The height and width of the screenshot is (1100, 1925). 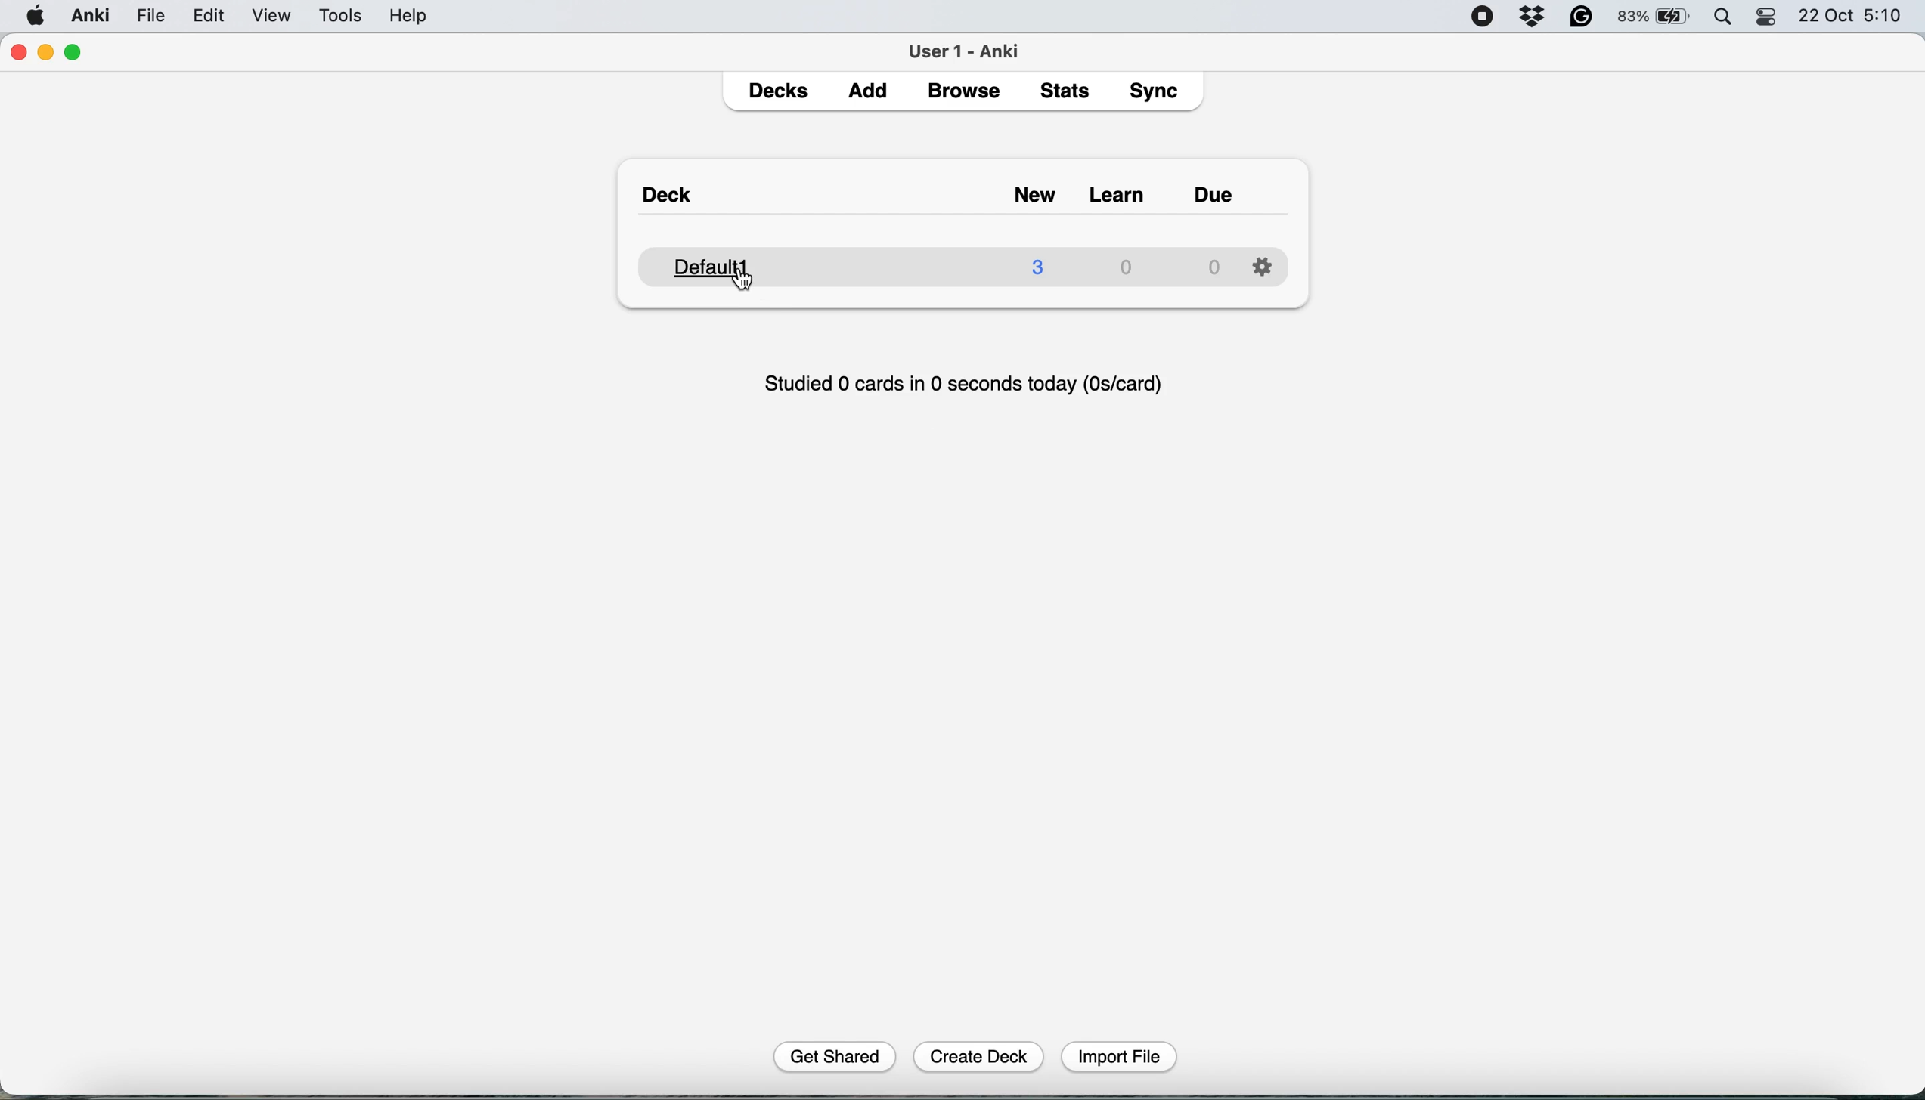 I want to click on learn, so click(x=1122, y=196).